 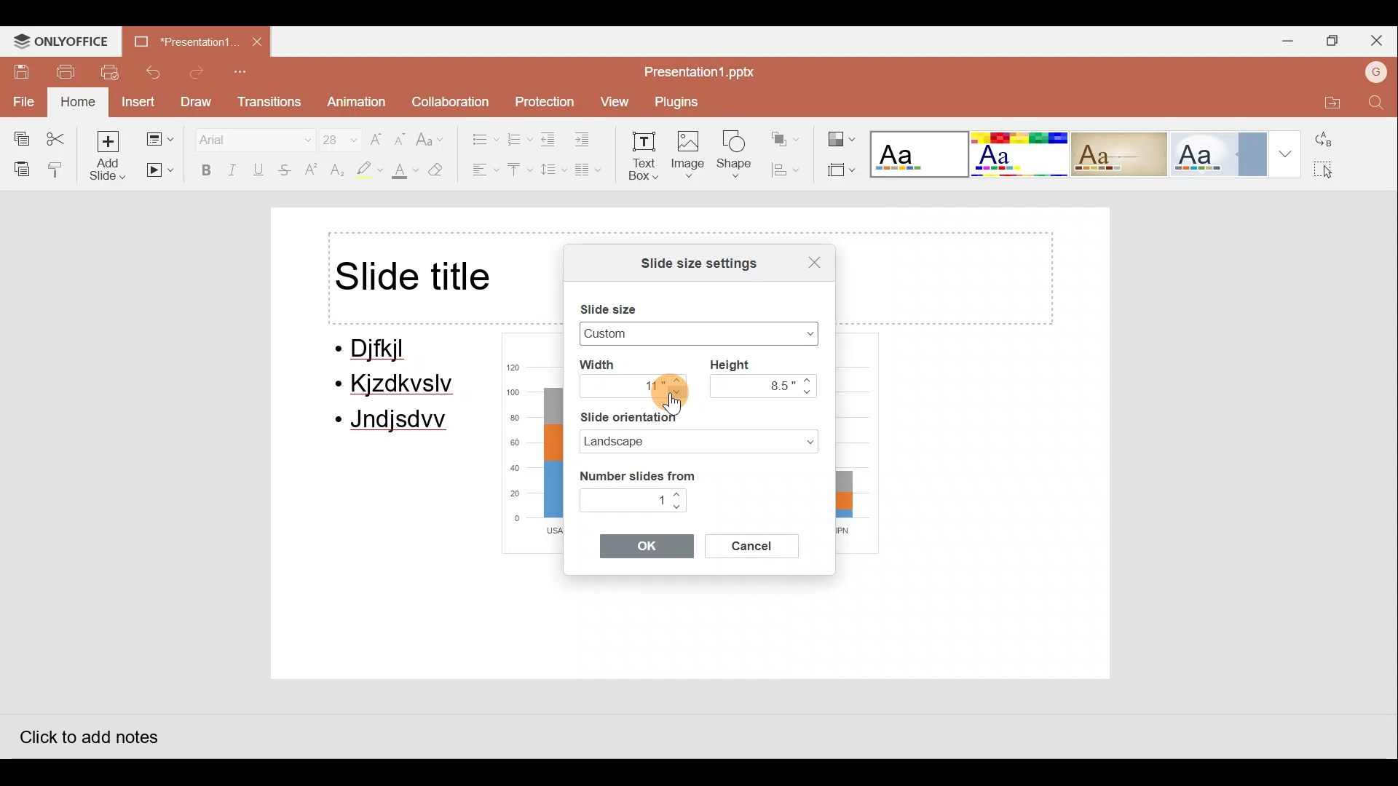 What do you see at coordinates (1225, 154) in the screenshot?
I see `Theme 4` at bounding box center [1225, 154].